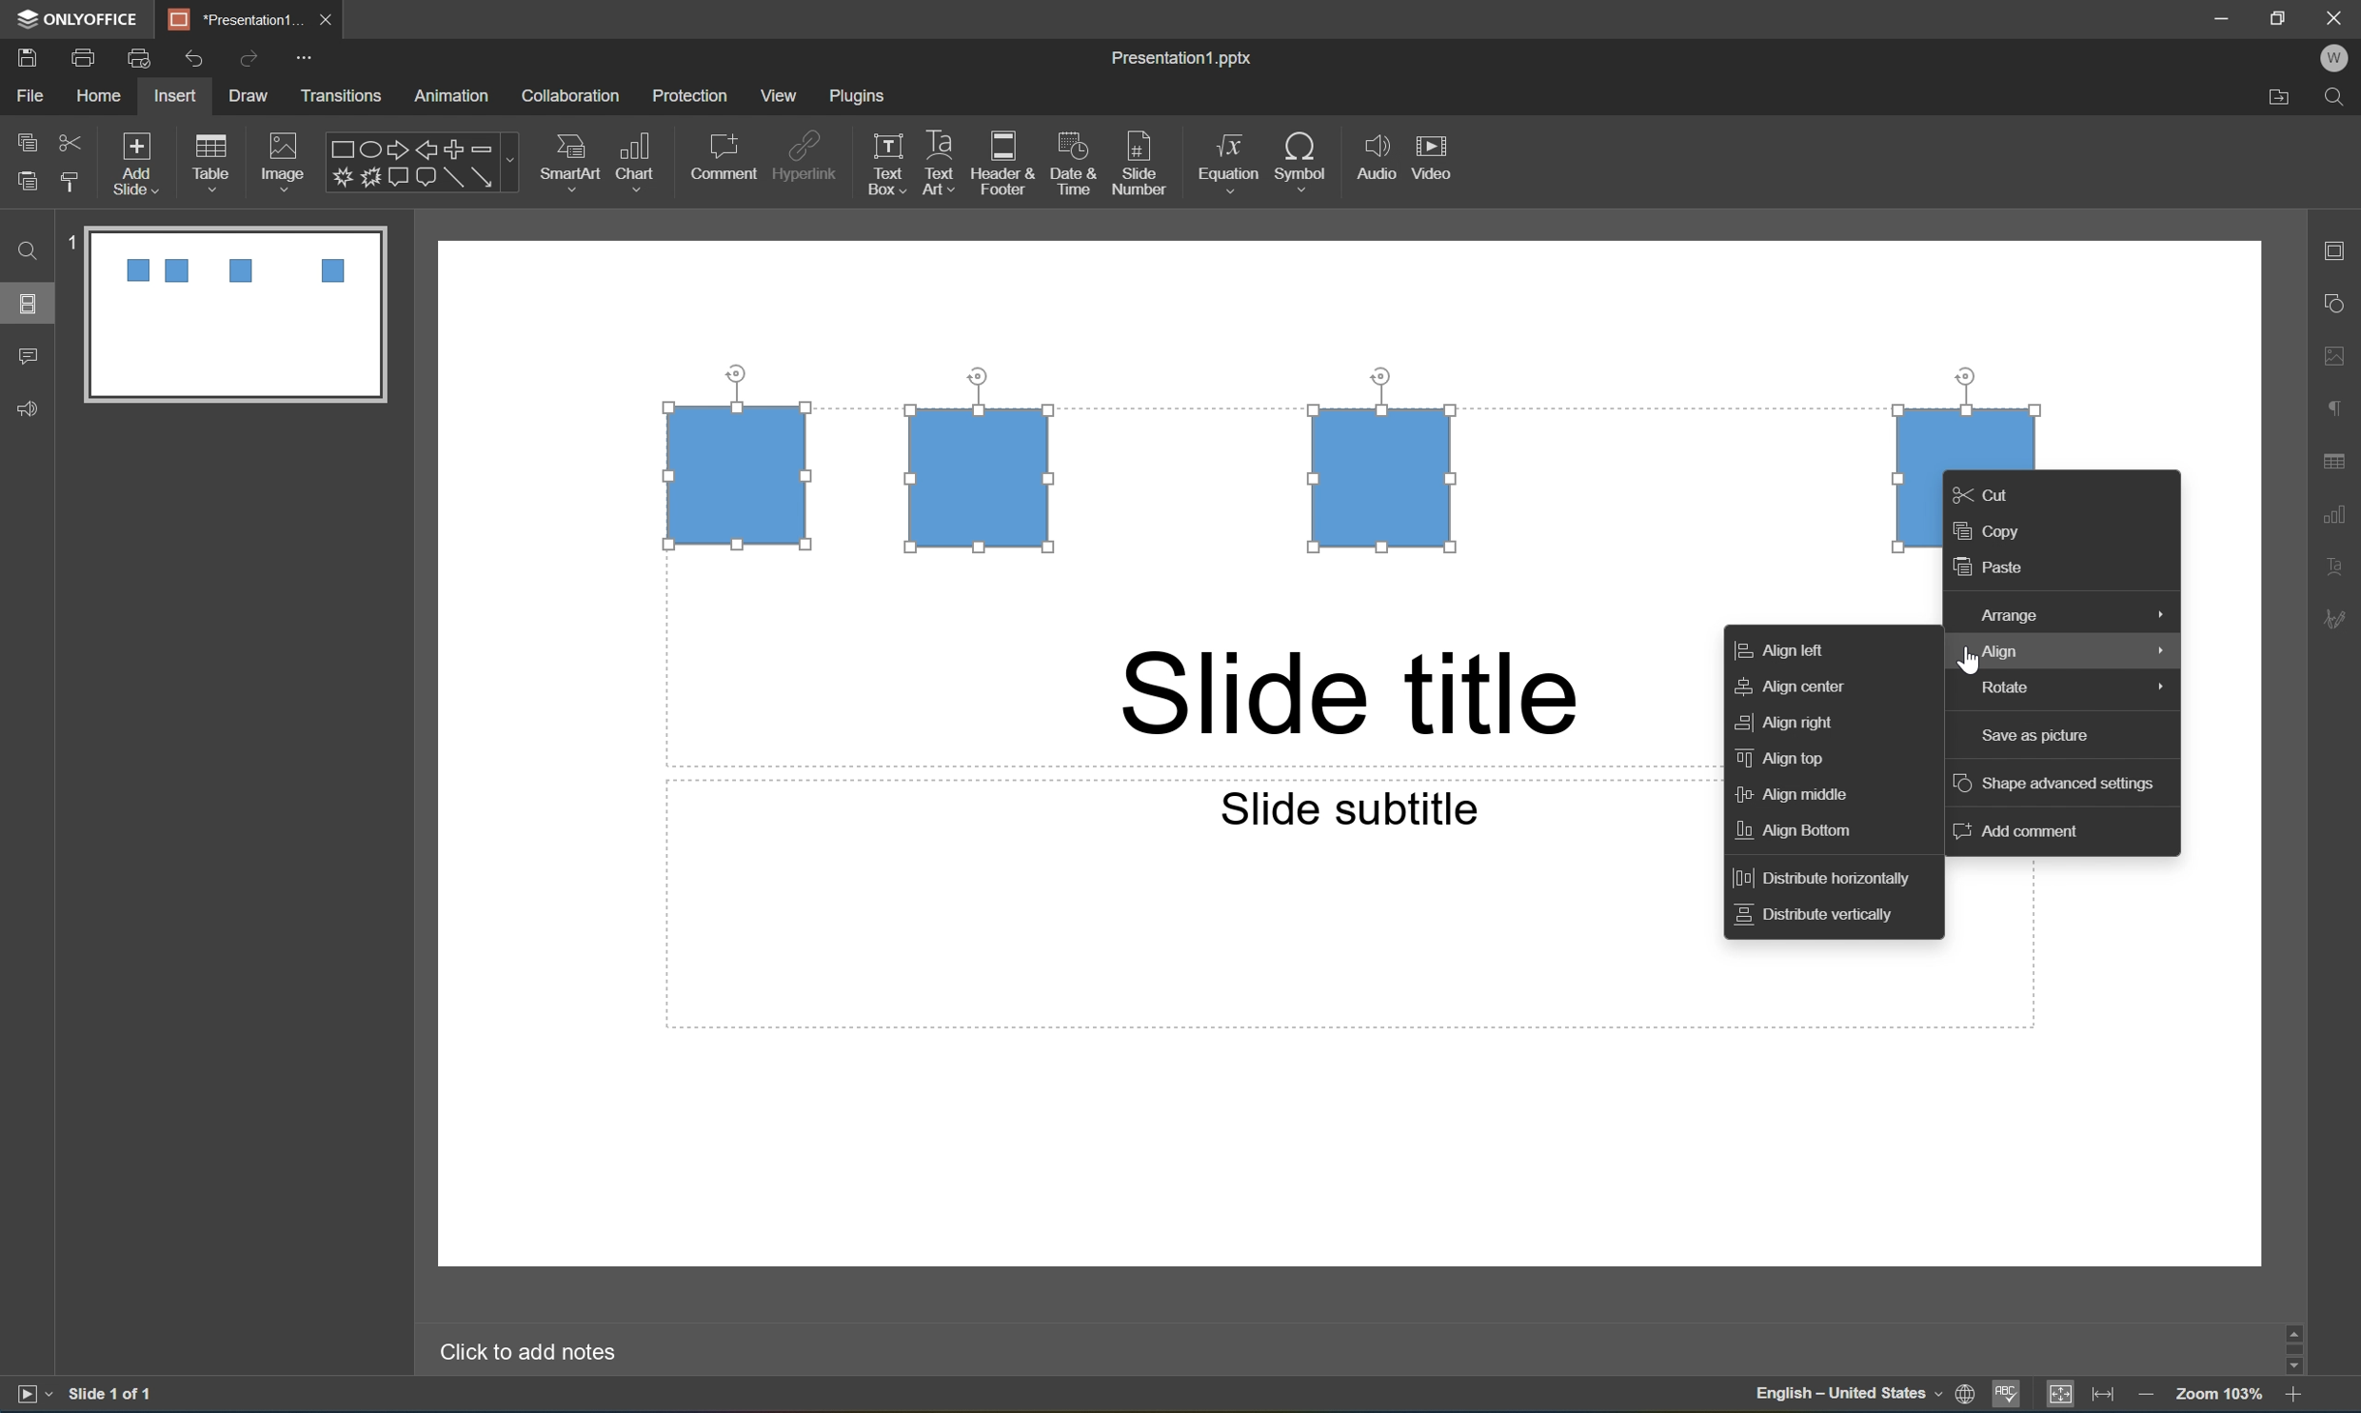 Image resolution: width=2361 pixels, height=1413 pixels. What do you see at coordinates (2340, 95) in the screenshot?
I see `Find` at bounding box center [2340, 95].